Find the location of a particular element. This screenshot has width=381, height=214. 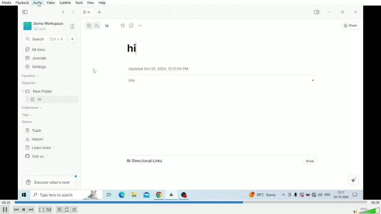

remaining time "00:28" is located at coordinates (375, 202).